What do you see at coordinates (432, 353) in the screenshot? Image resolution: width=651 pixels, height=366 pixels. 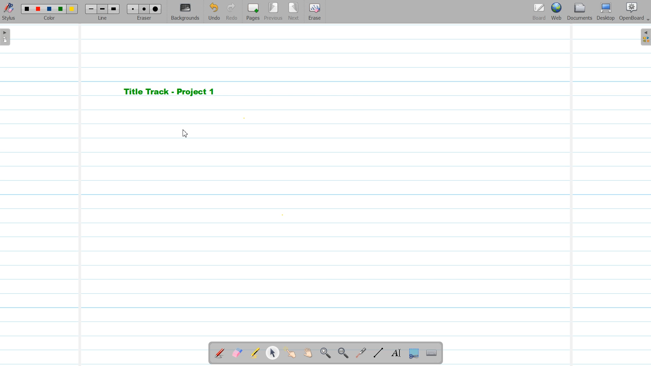 I see `Display virtual Keyboard` at bounding box center [432, 353].